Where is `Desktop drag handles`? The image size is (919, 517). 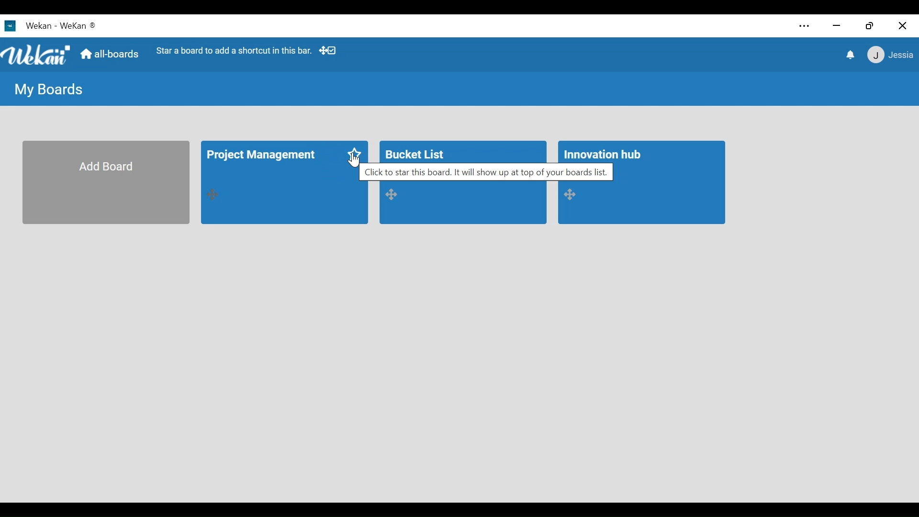 Desktop drag handles is located at coordinates (573, 195).